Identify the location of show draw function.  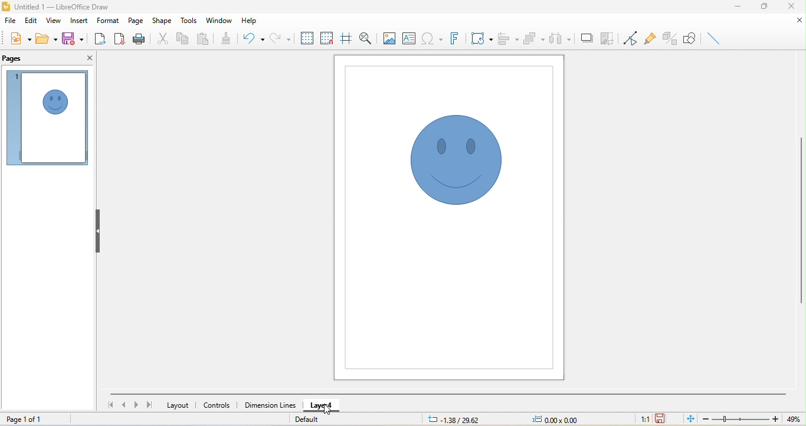
(689, 38).